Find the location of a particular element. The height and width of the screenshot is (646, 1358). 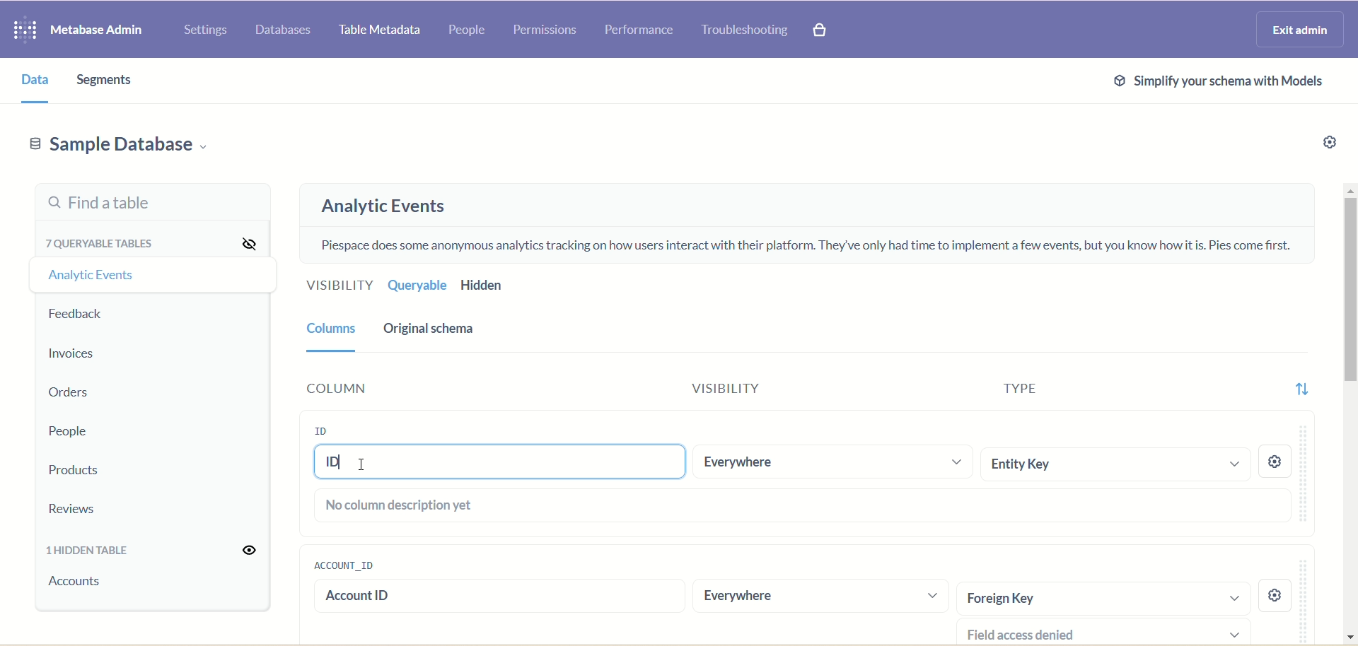

Settings is located at coordinates (1333, 140).